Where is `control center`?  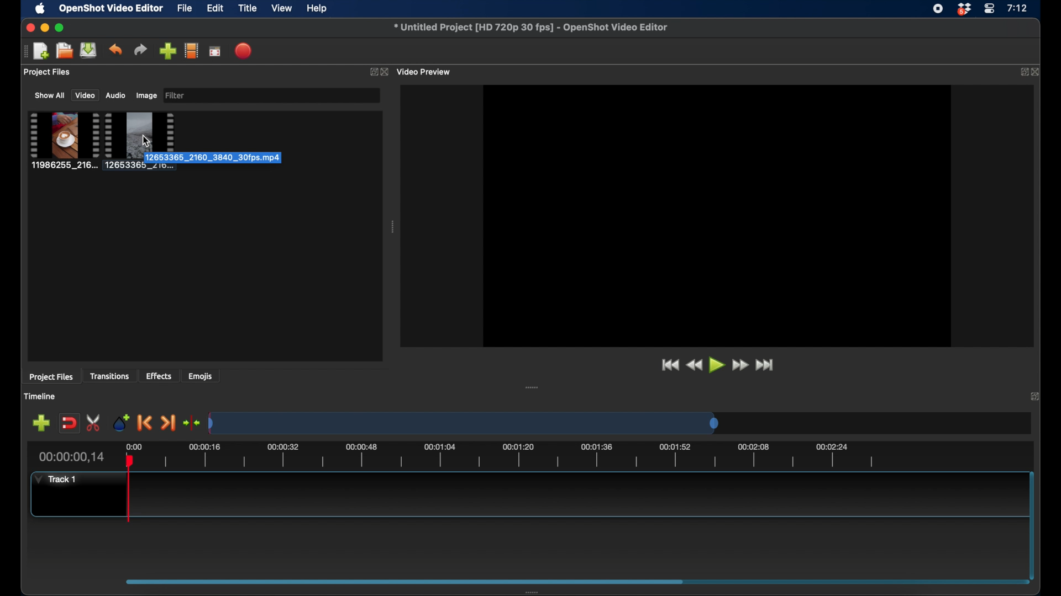 control center is located at coordinates (989, 9).